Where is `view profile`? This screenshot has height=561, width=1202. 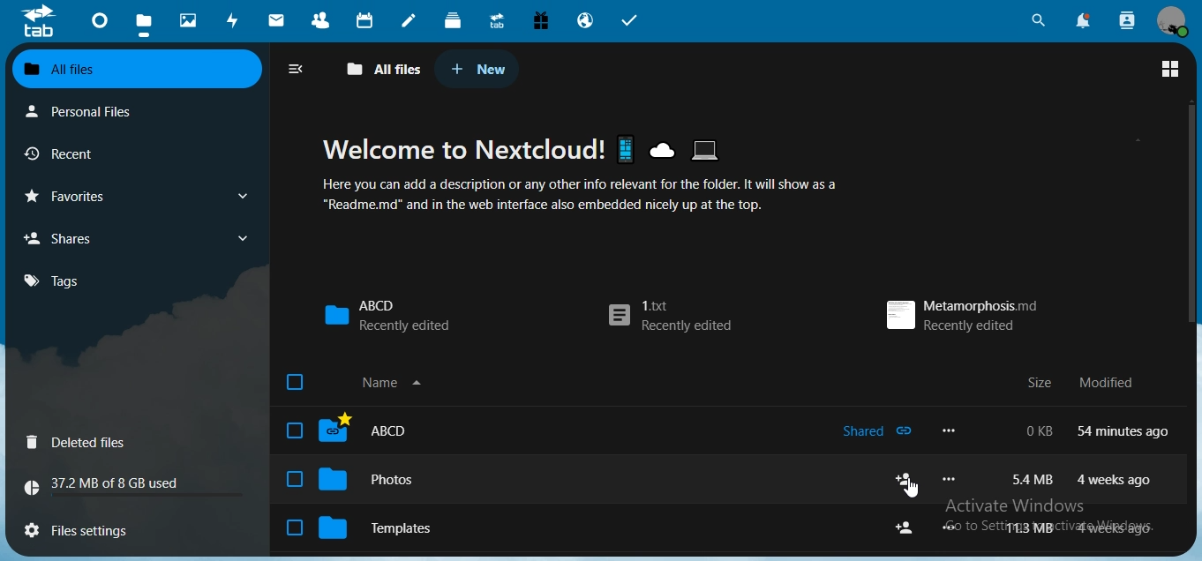 view profile is located at coordinates (1173, 20).